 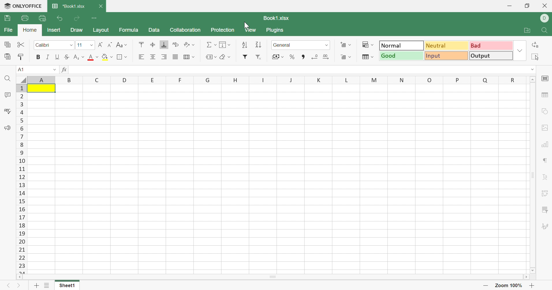 What do you see at coordinates (36, 70) in the screenshot?
I see `A1` at bounding box center [36, 70].